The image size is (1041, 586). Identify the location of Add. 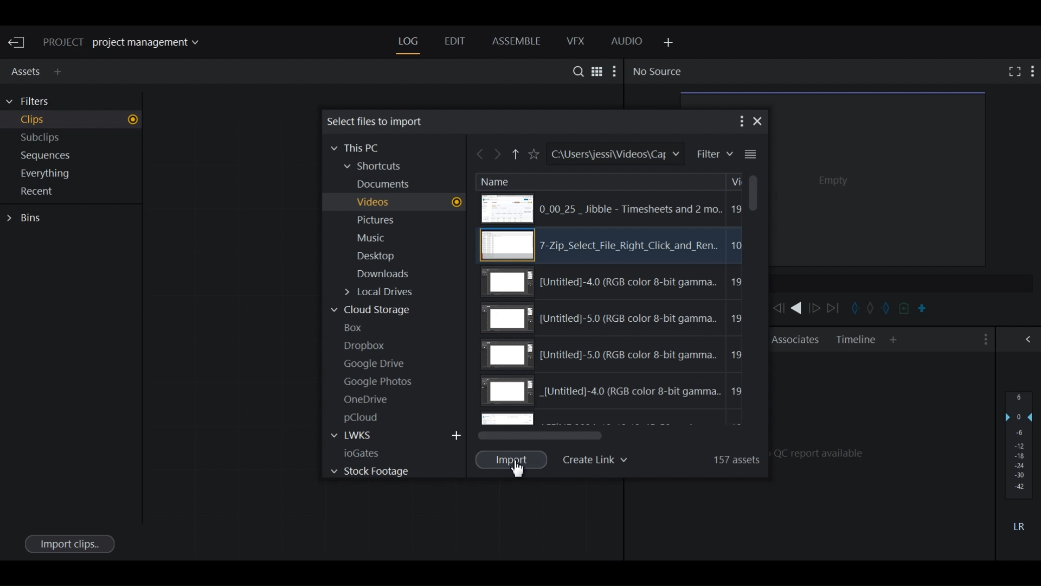
(457, 435).